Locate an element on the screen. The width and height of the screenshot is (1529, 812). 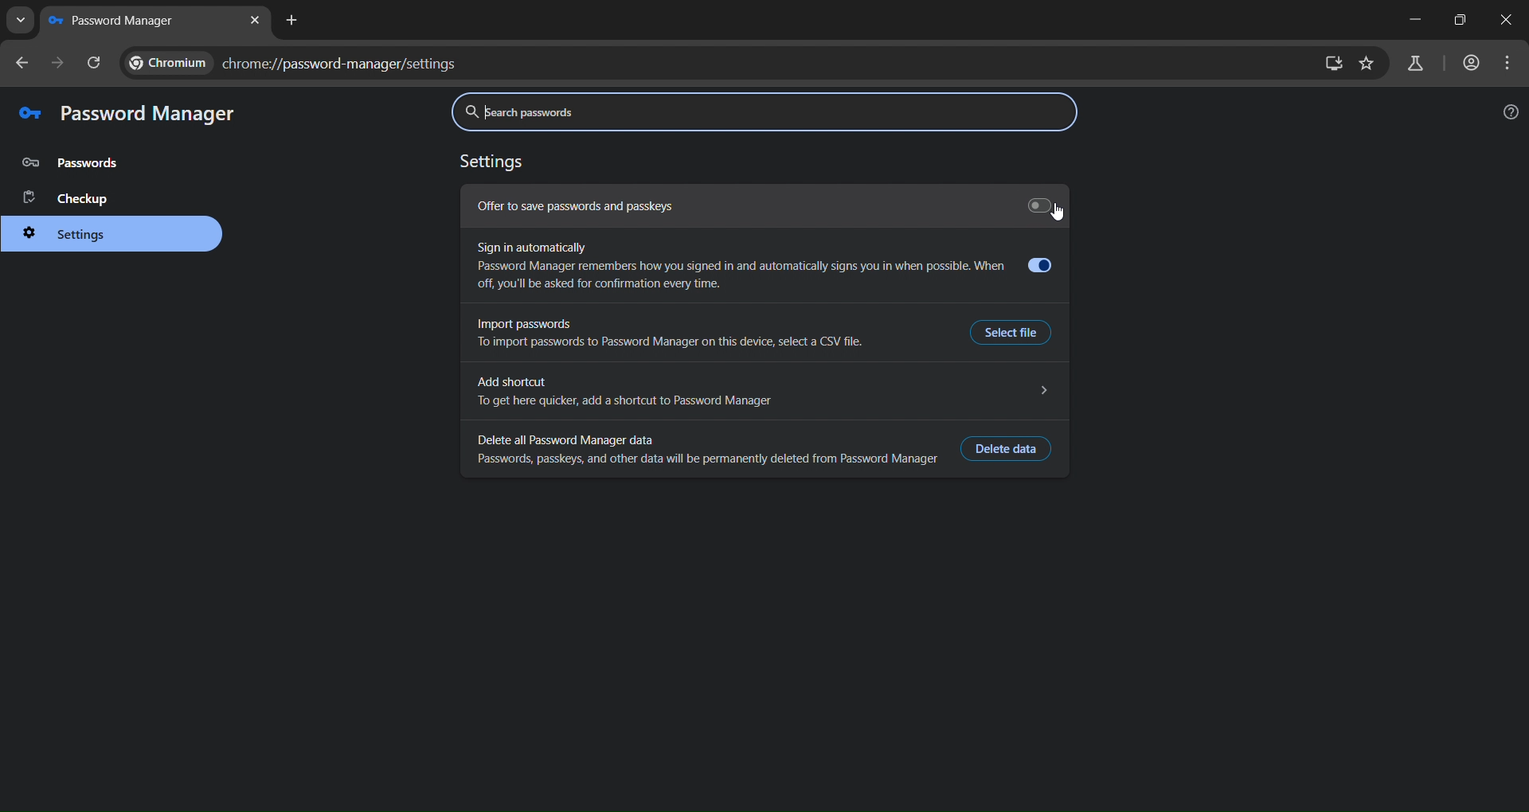
minimize is located at coordinates (1410, 21).